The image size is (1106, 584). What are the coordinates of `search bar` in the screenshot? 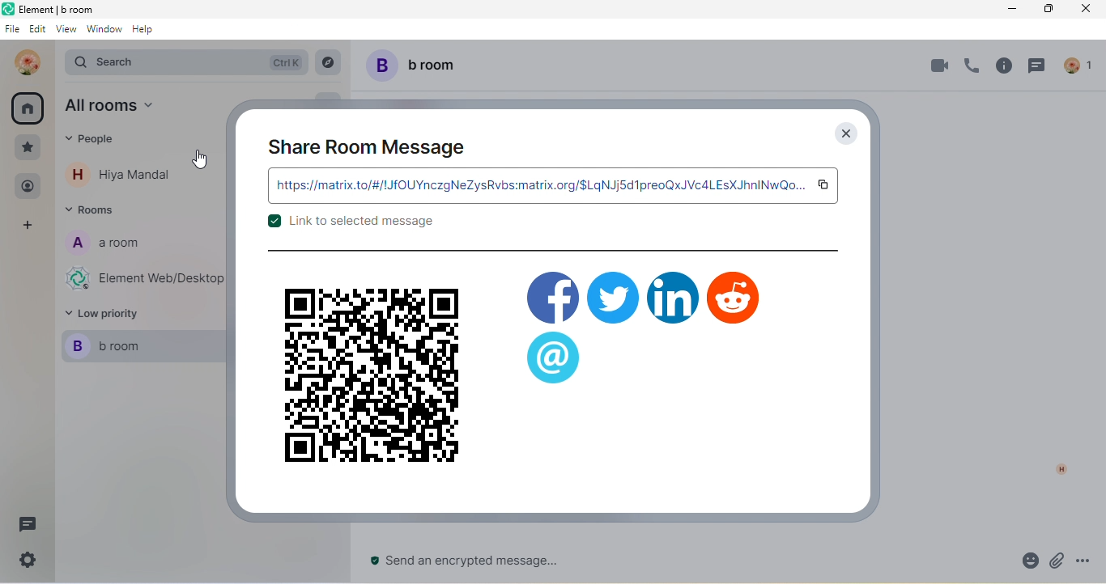 It's located at (185, 61).